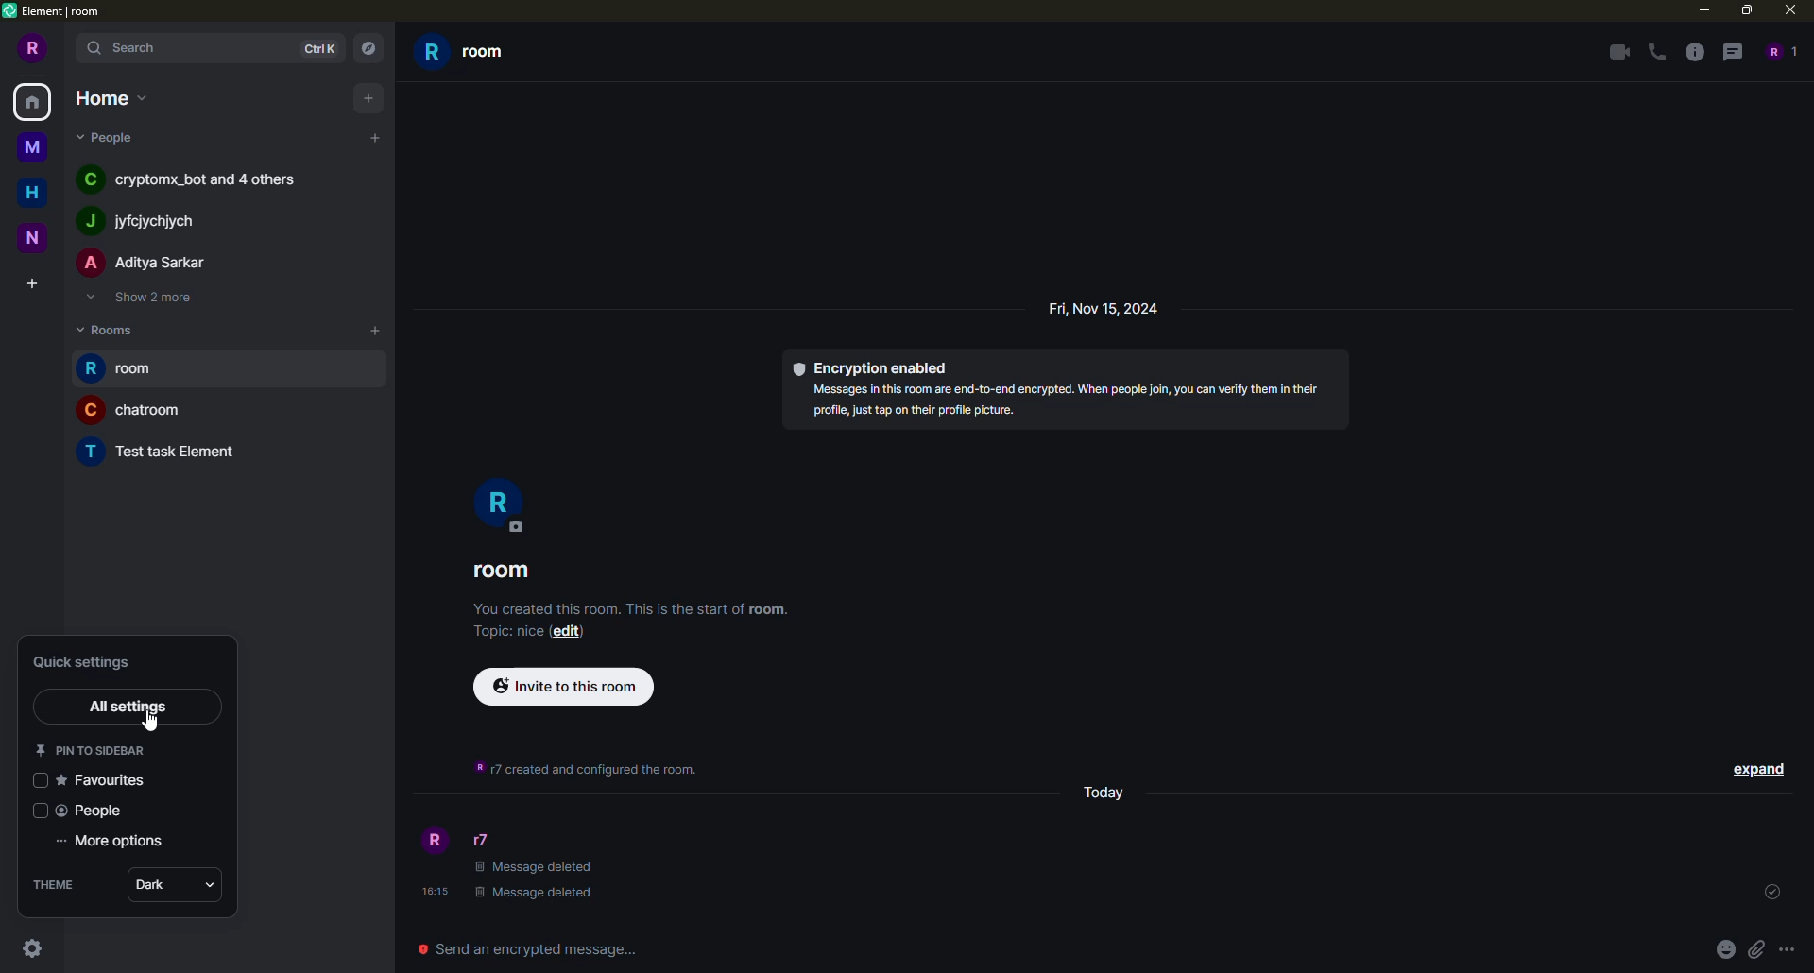  What do you see at coordinates (588, 769) in the screenshot?
I see `info` at bounding box center [588, 769].